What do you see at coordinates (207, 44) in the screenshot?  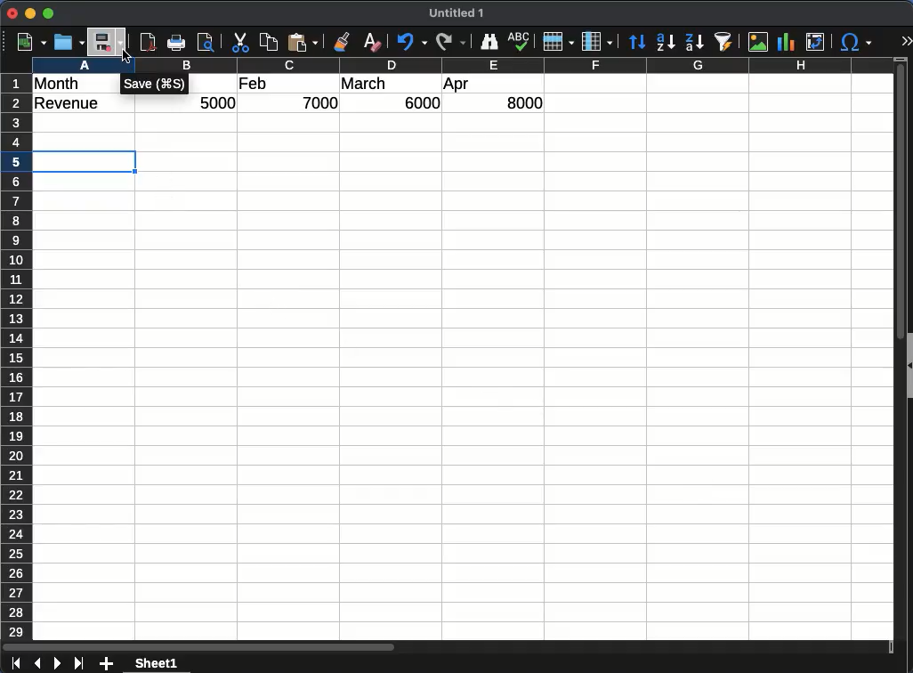 I see `print preview` at bounding box center [207, 44].